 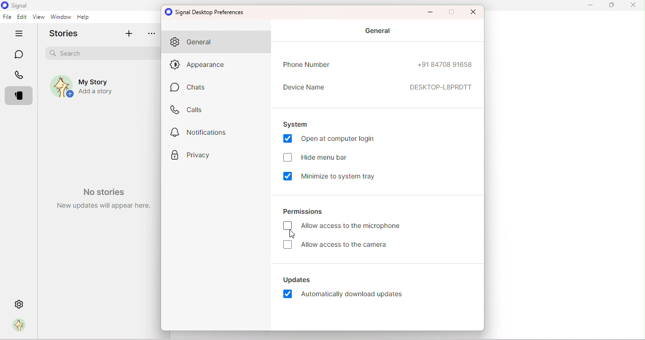 What do you see at coordinates (20, 56) in the screenshot?
I see `Chats` at bounding box center [20, 56].